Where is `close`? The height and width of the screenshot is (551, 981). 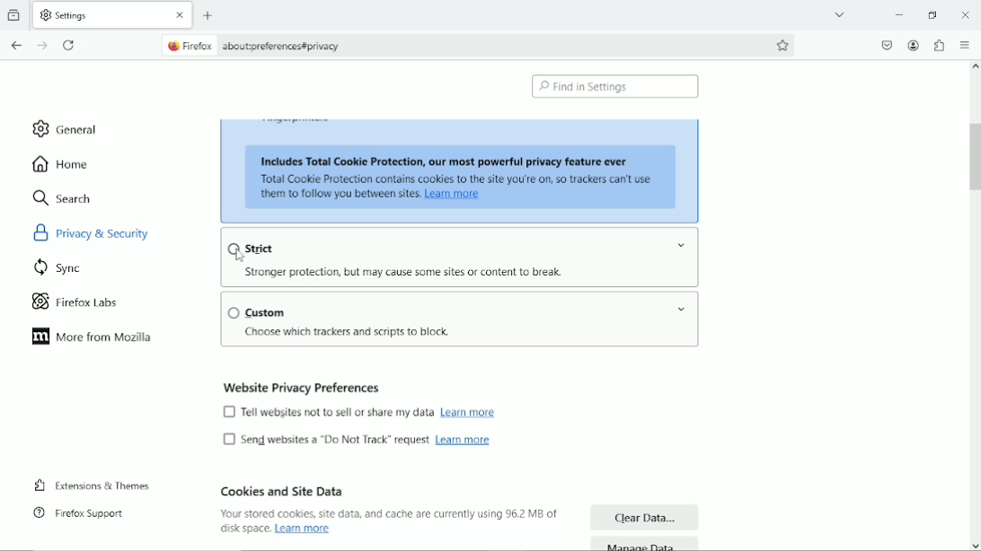 close is located at coordinates (181, 14).